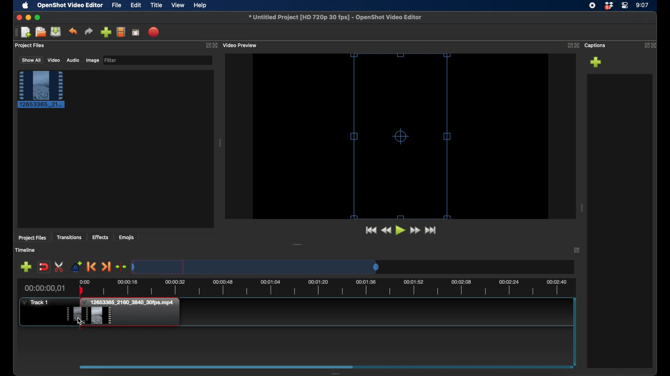  I want to click on previous marker, so click(92, 267).